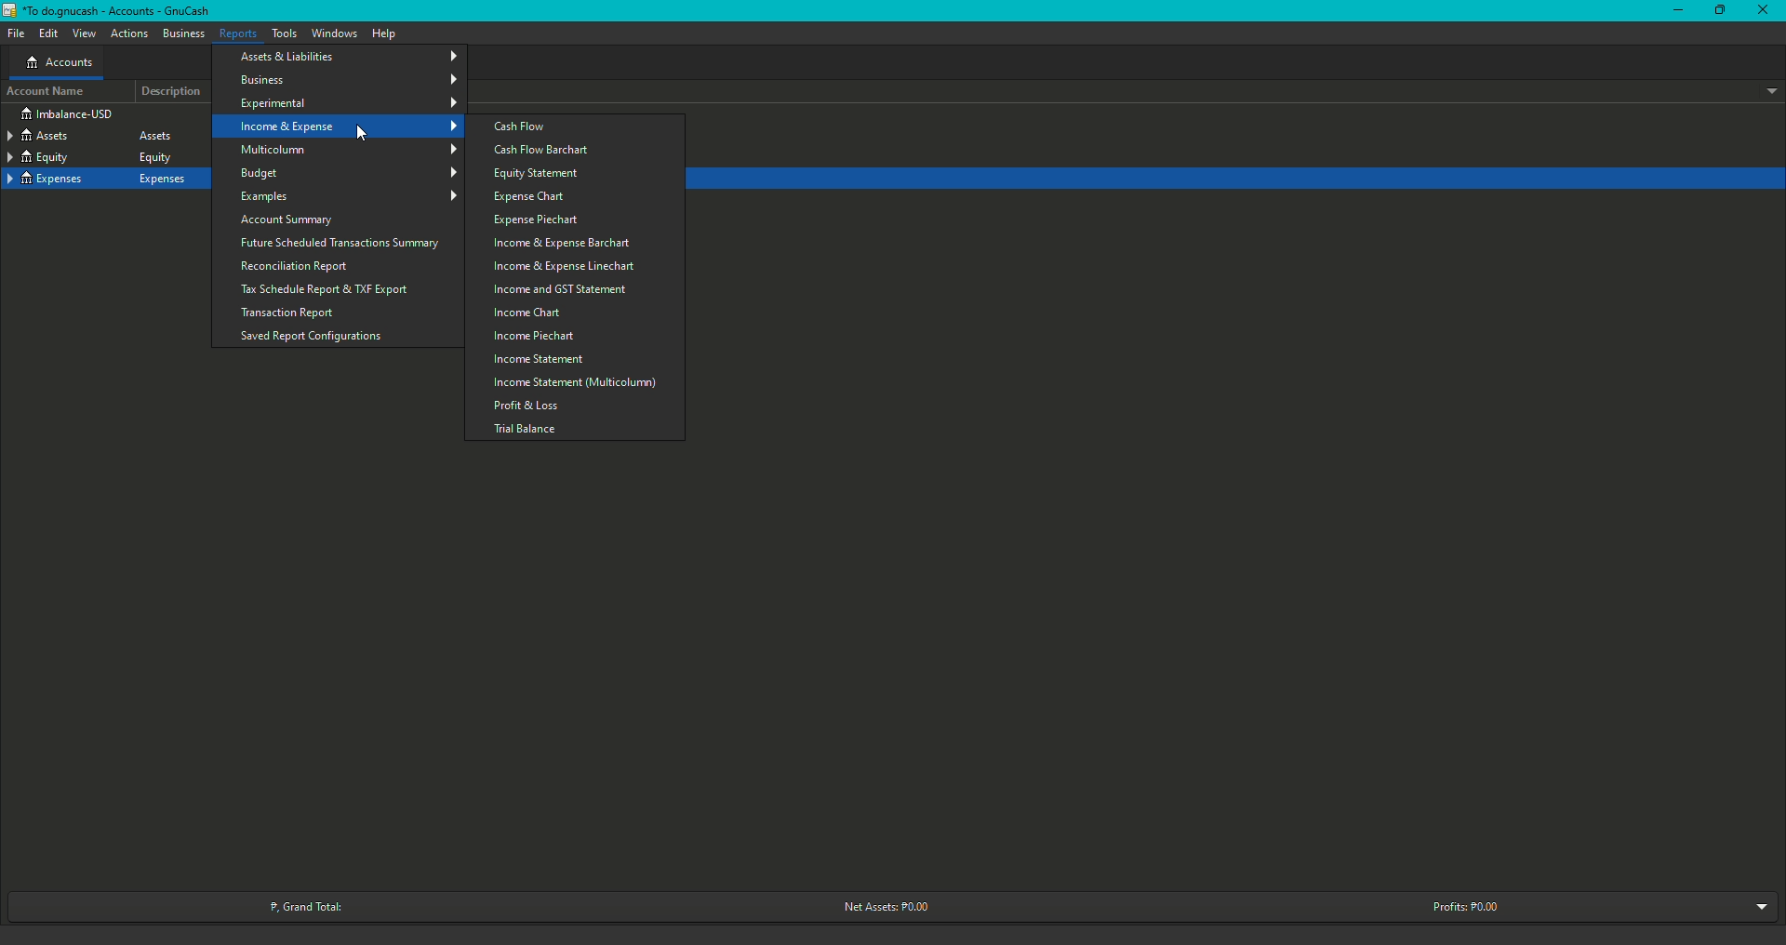 The width and height of the screenshot is (1786, 945). What do you see at coordinates (347, 242) in the screenshot?
I see `Future Scheduled Transactions` at bounding box center [347, 242].